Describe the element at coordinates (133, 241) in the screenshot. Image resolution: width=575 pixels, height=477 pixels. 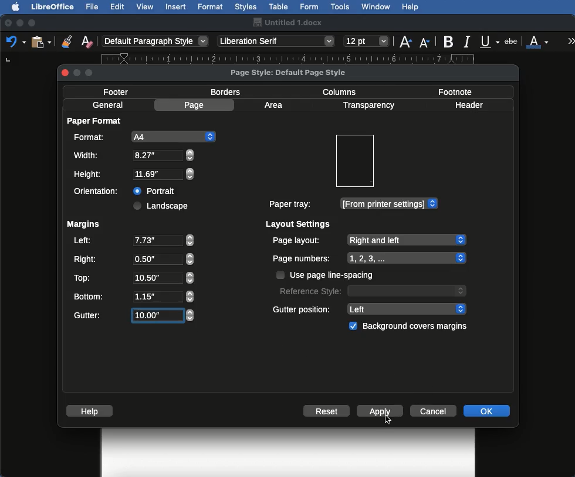
I see `Left` at that location.